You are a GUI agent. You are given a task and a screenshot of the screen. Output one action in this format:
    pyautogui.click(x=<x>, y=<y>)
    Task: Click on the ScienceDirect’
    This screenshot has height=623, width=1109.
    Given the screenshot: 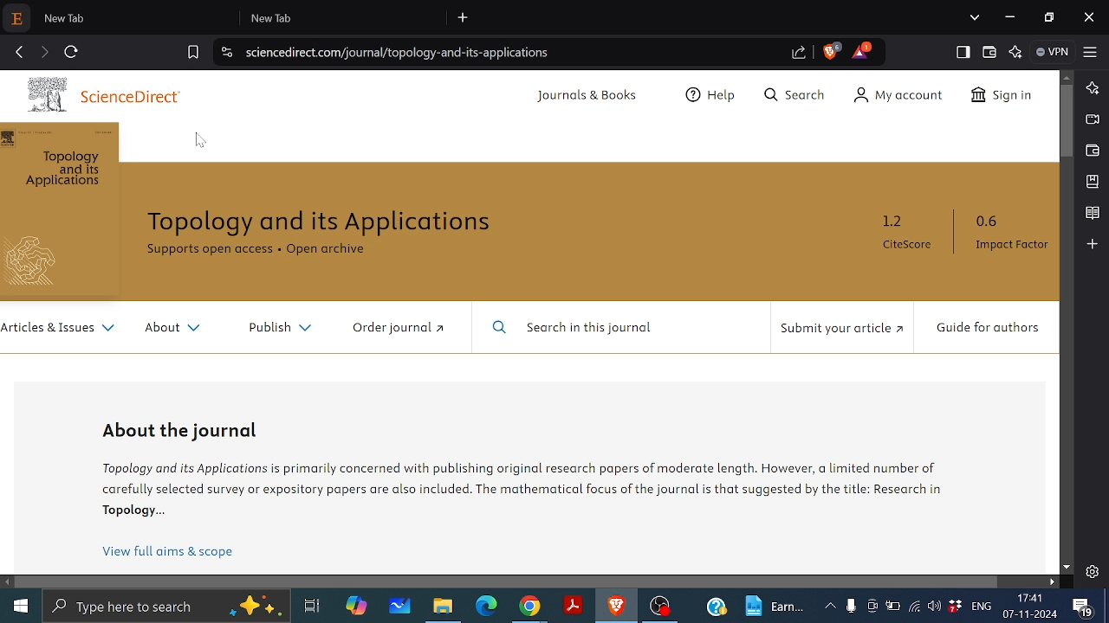 What is the action you would take?
    pyautogui.click(x=135, y=99)
    